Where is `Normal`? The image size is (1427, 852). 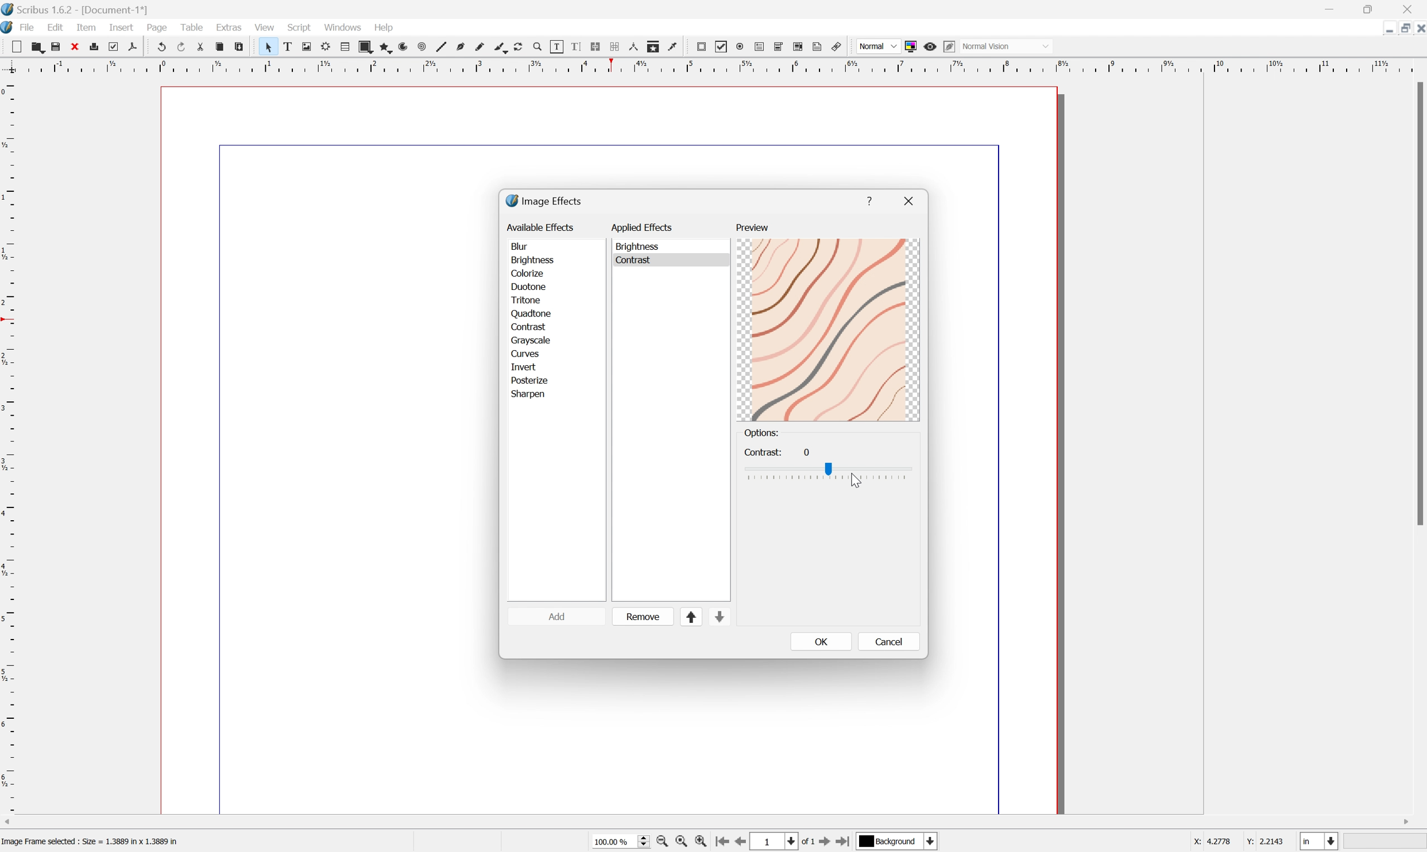
Normal is located at coordinates (877, 47).